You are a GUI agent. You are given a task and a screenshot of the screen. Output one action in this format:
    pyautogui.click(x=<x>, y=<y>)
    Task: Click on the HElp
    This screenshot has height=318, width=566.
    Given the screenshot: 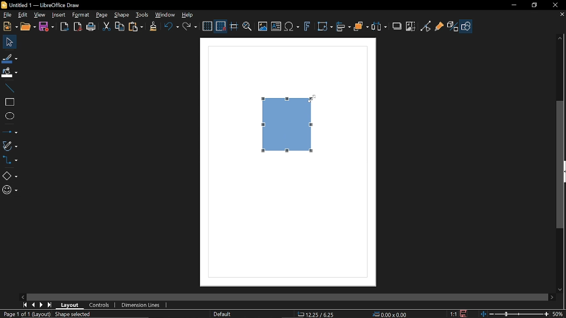 What is the action you would take?
    pyautogui.click(x=189, y=16)
    